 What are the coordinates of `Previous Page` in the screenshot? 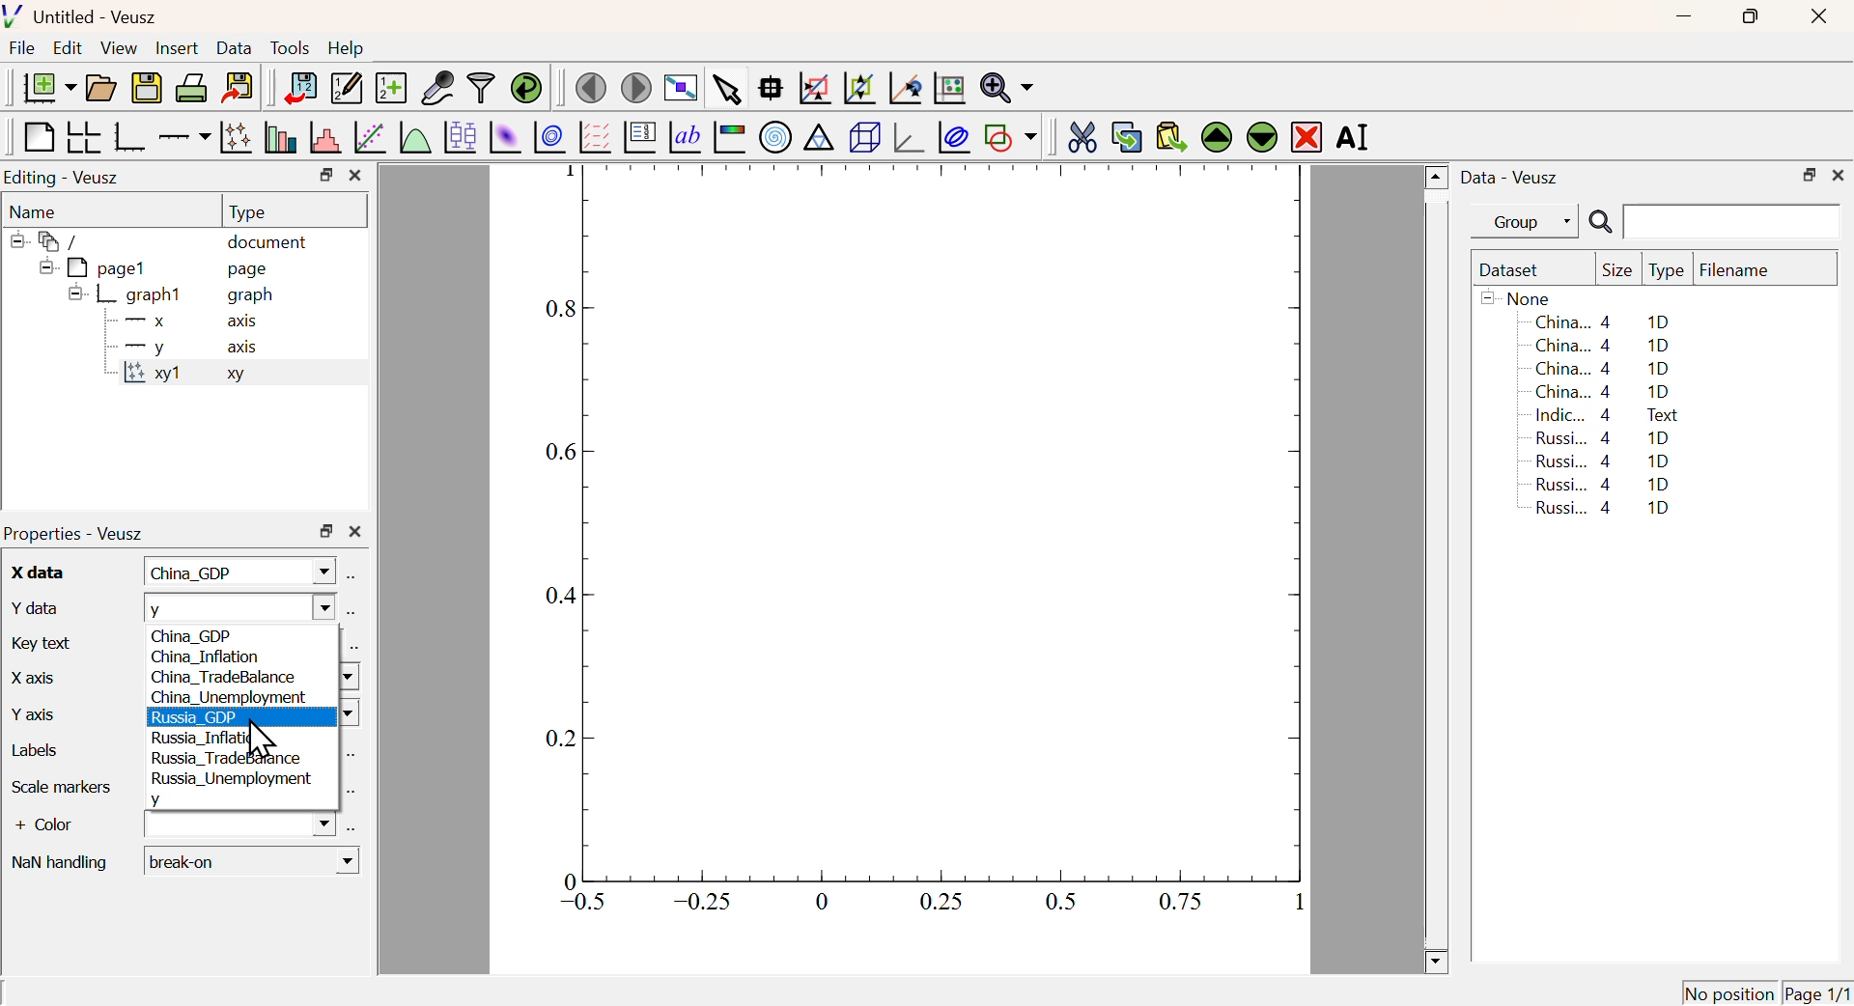 It's located at (592, 89).